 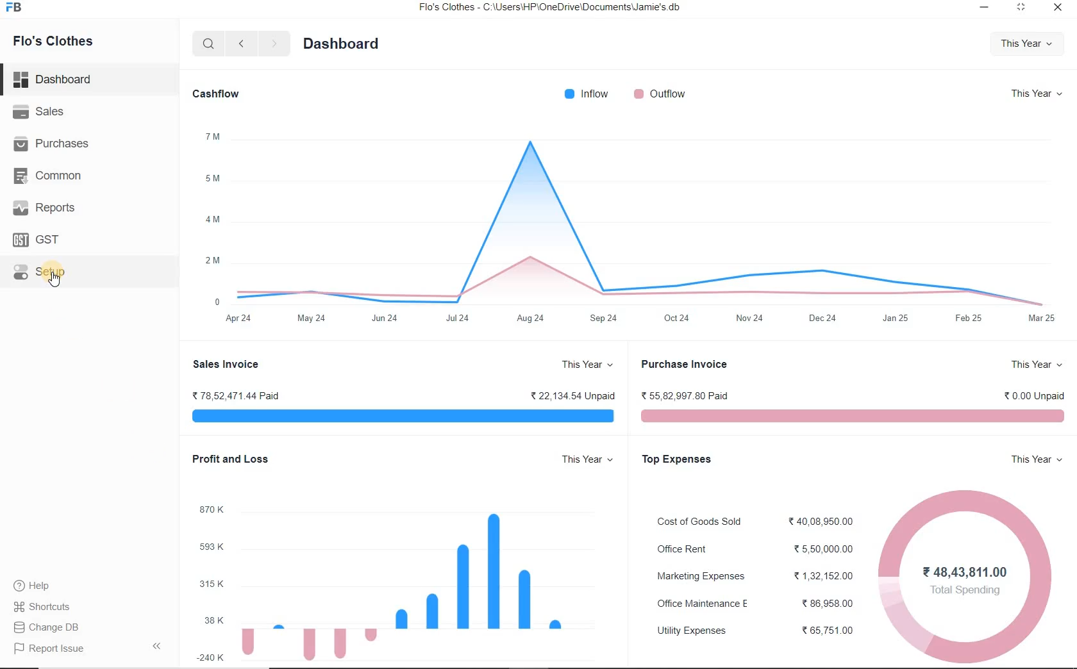 I want to click on apr 24, so click(x=240, y=319).